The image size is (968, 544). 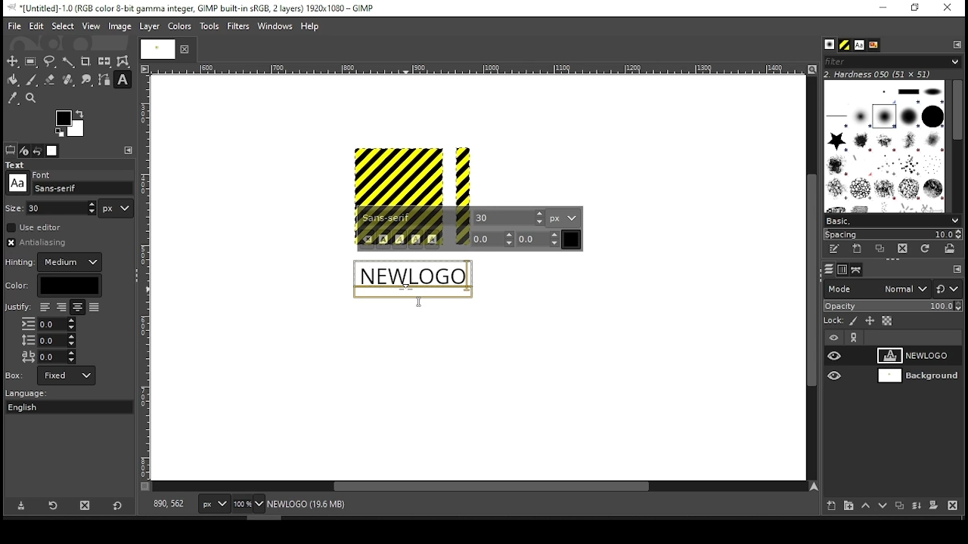 I want to click on , so click(x=411, y=304).